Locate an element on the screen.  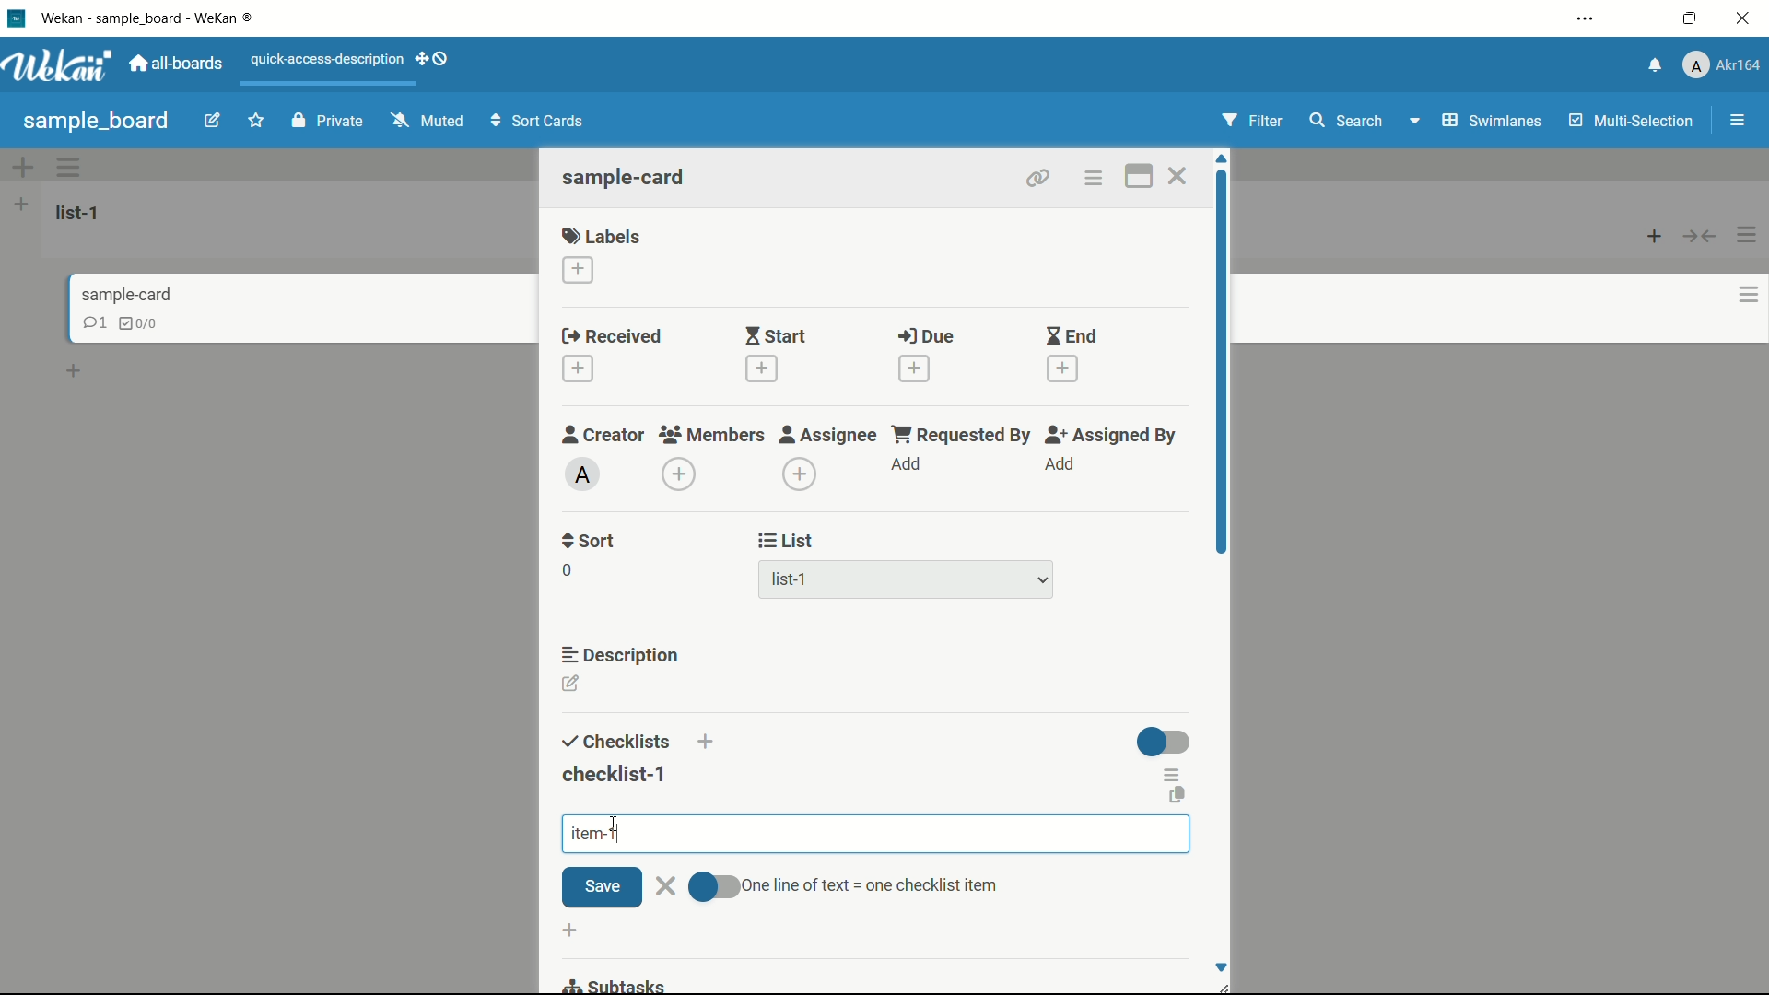
dropdown is located at coordinates (1044, 580).